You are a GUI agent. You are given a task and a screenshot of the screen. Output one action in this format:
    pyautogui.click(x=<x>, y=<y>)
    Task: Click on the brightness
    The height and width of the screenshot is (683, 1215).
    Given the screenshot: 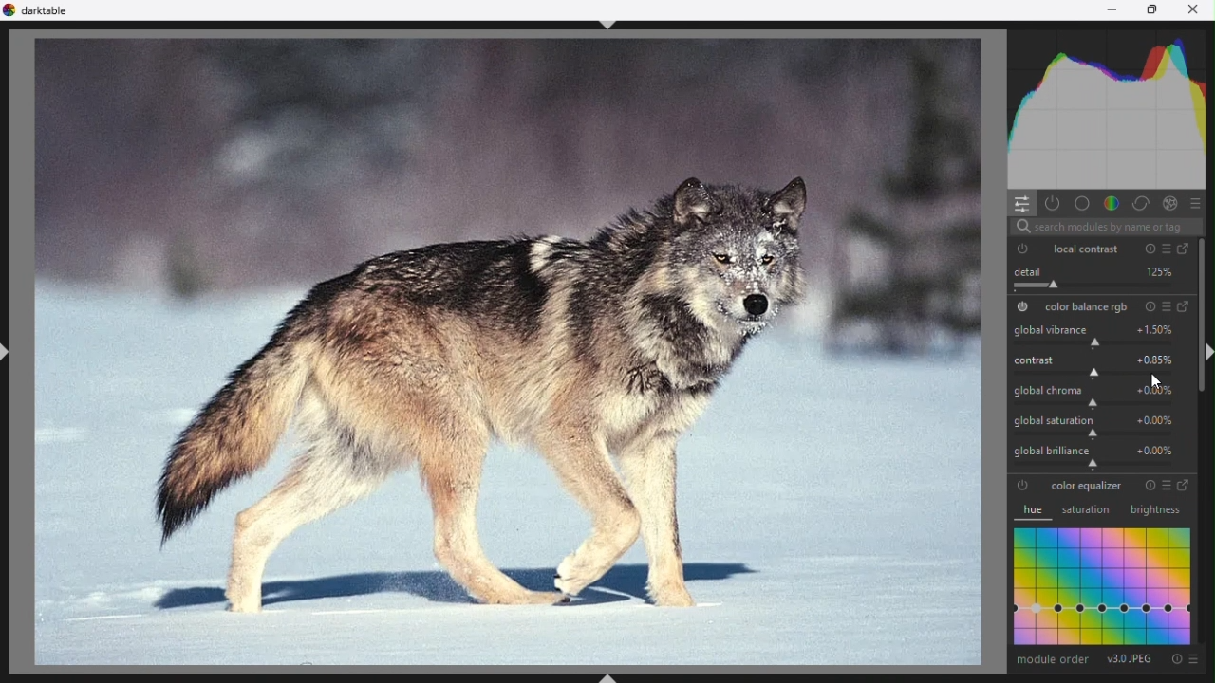 What is the action you would take?
    pyautogui.click(x=1154, y=510)
    